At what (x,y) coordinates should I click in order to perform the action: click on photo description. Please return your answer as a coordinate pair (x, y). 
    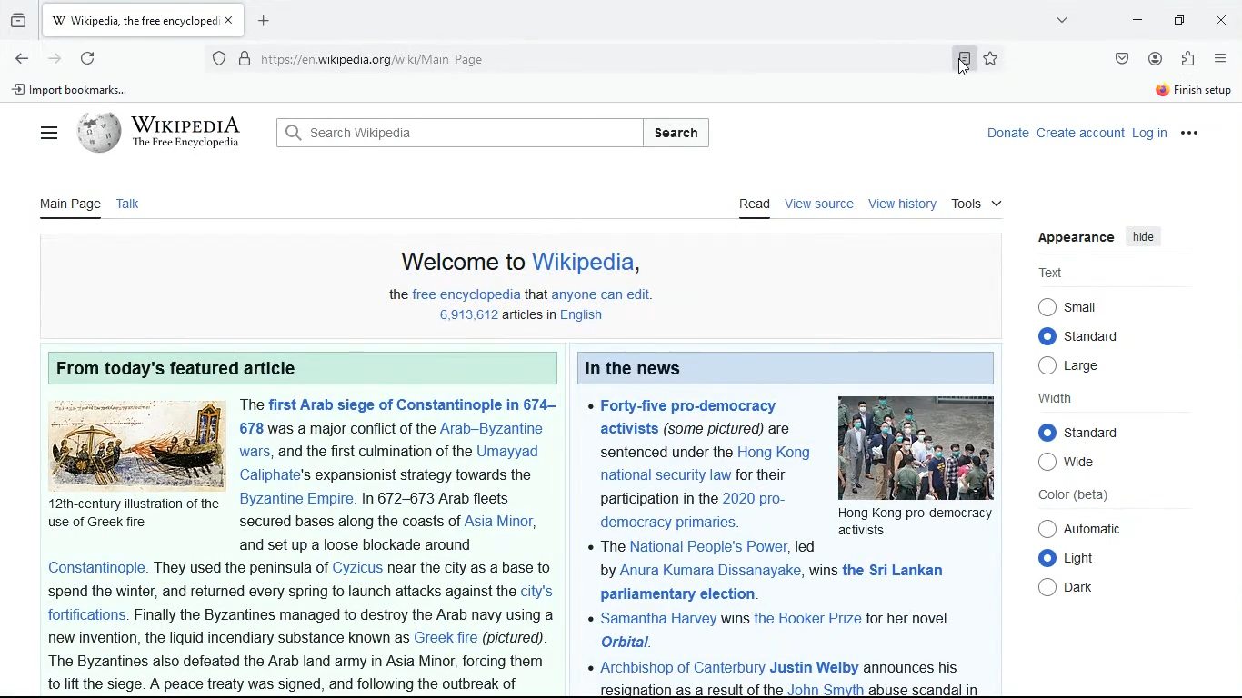
    Looking at the image, I should click on (133, 513).